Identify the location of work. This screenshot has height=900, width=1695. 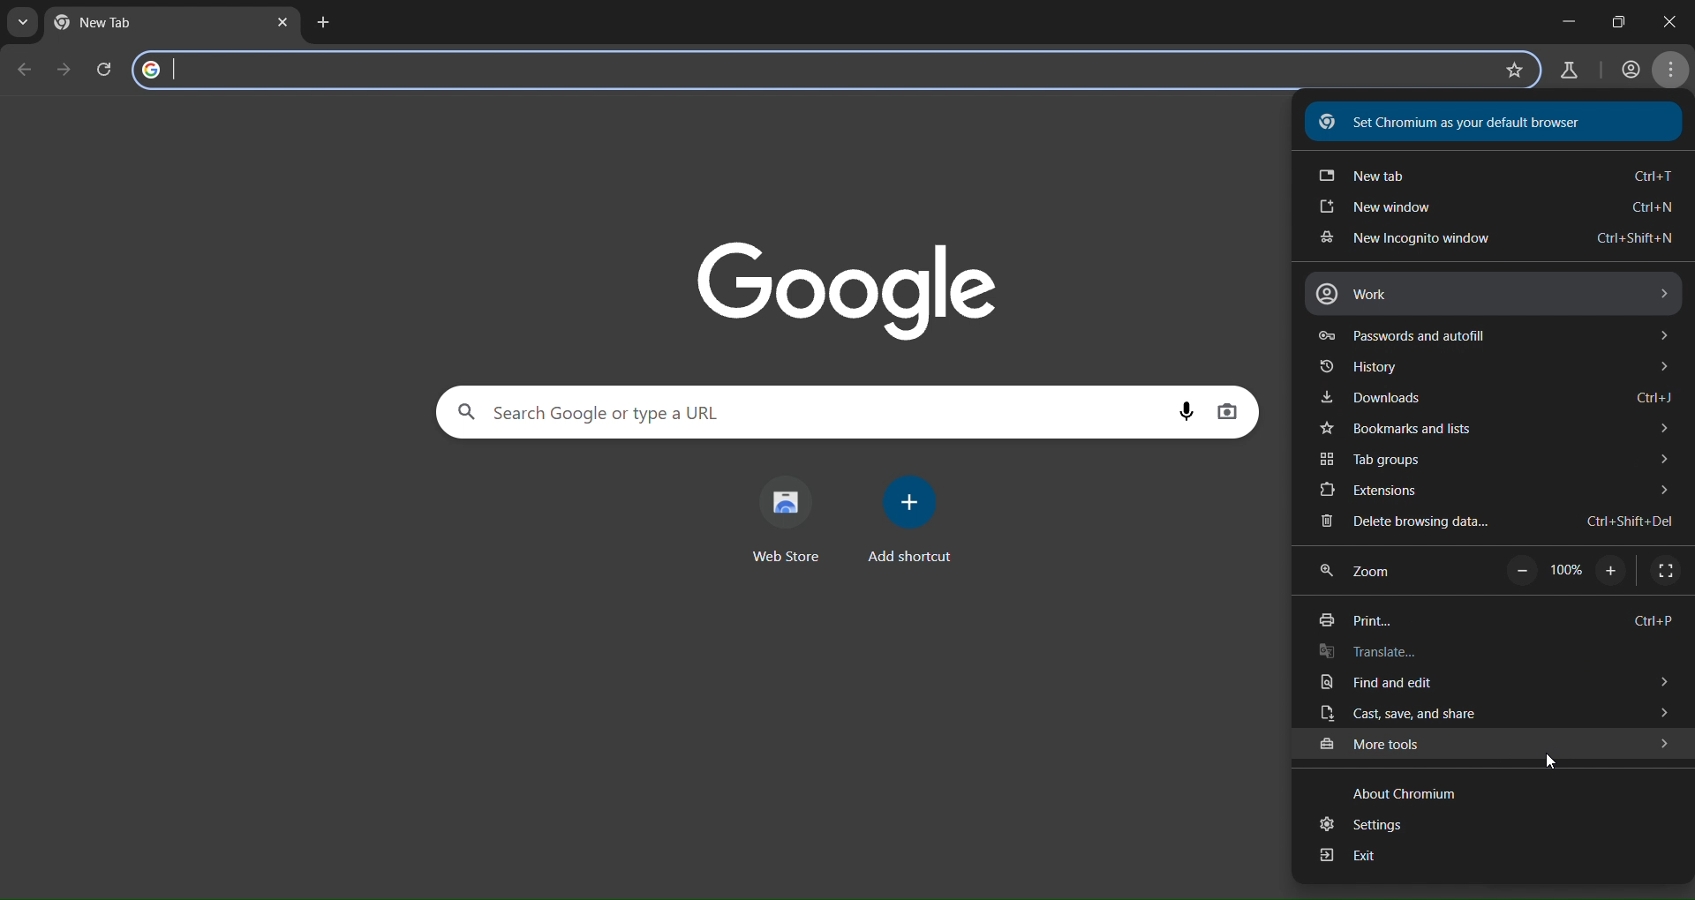
(1493, 294).